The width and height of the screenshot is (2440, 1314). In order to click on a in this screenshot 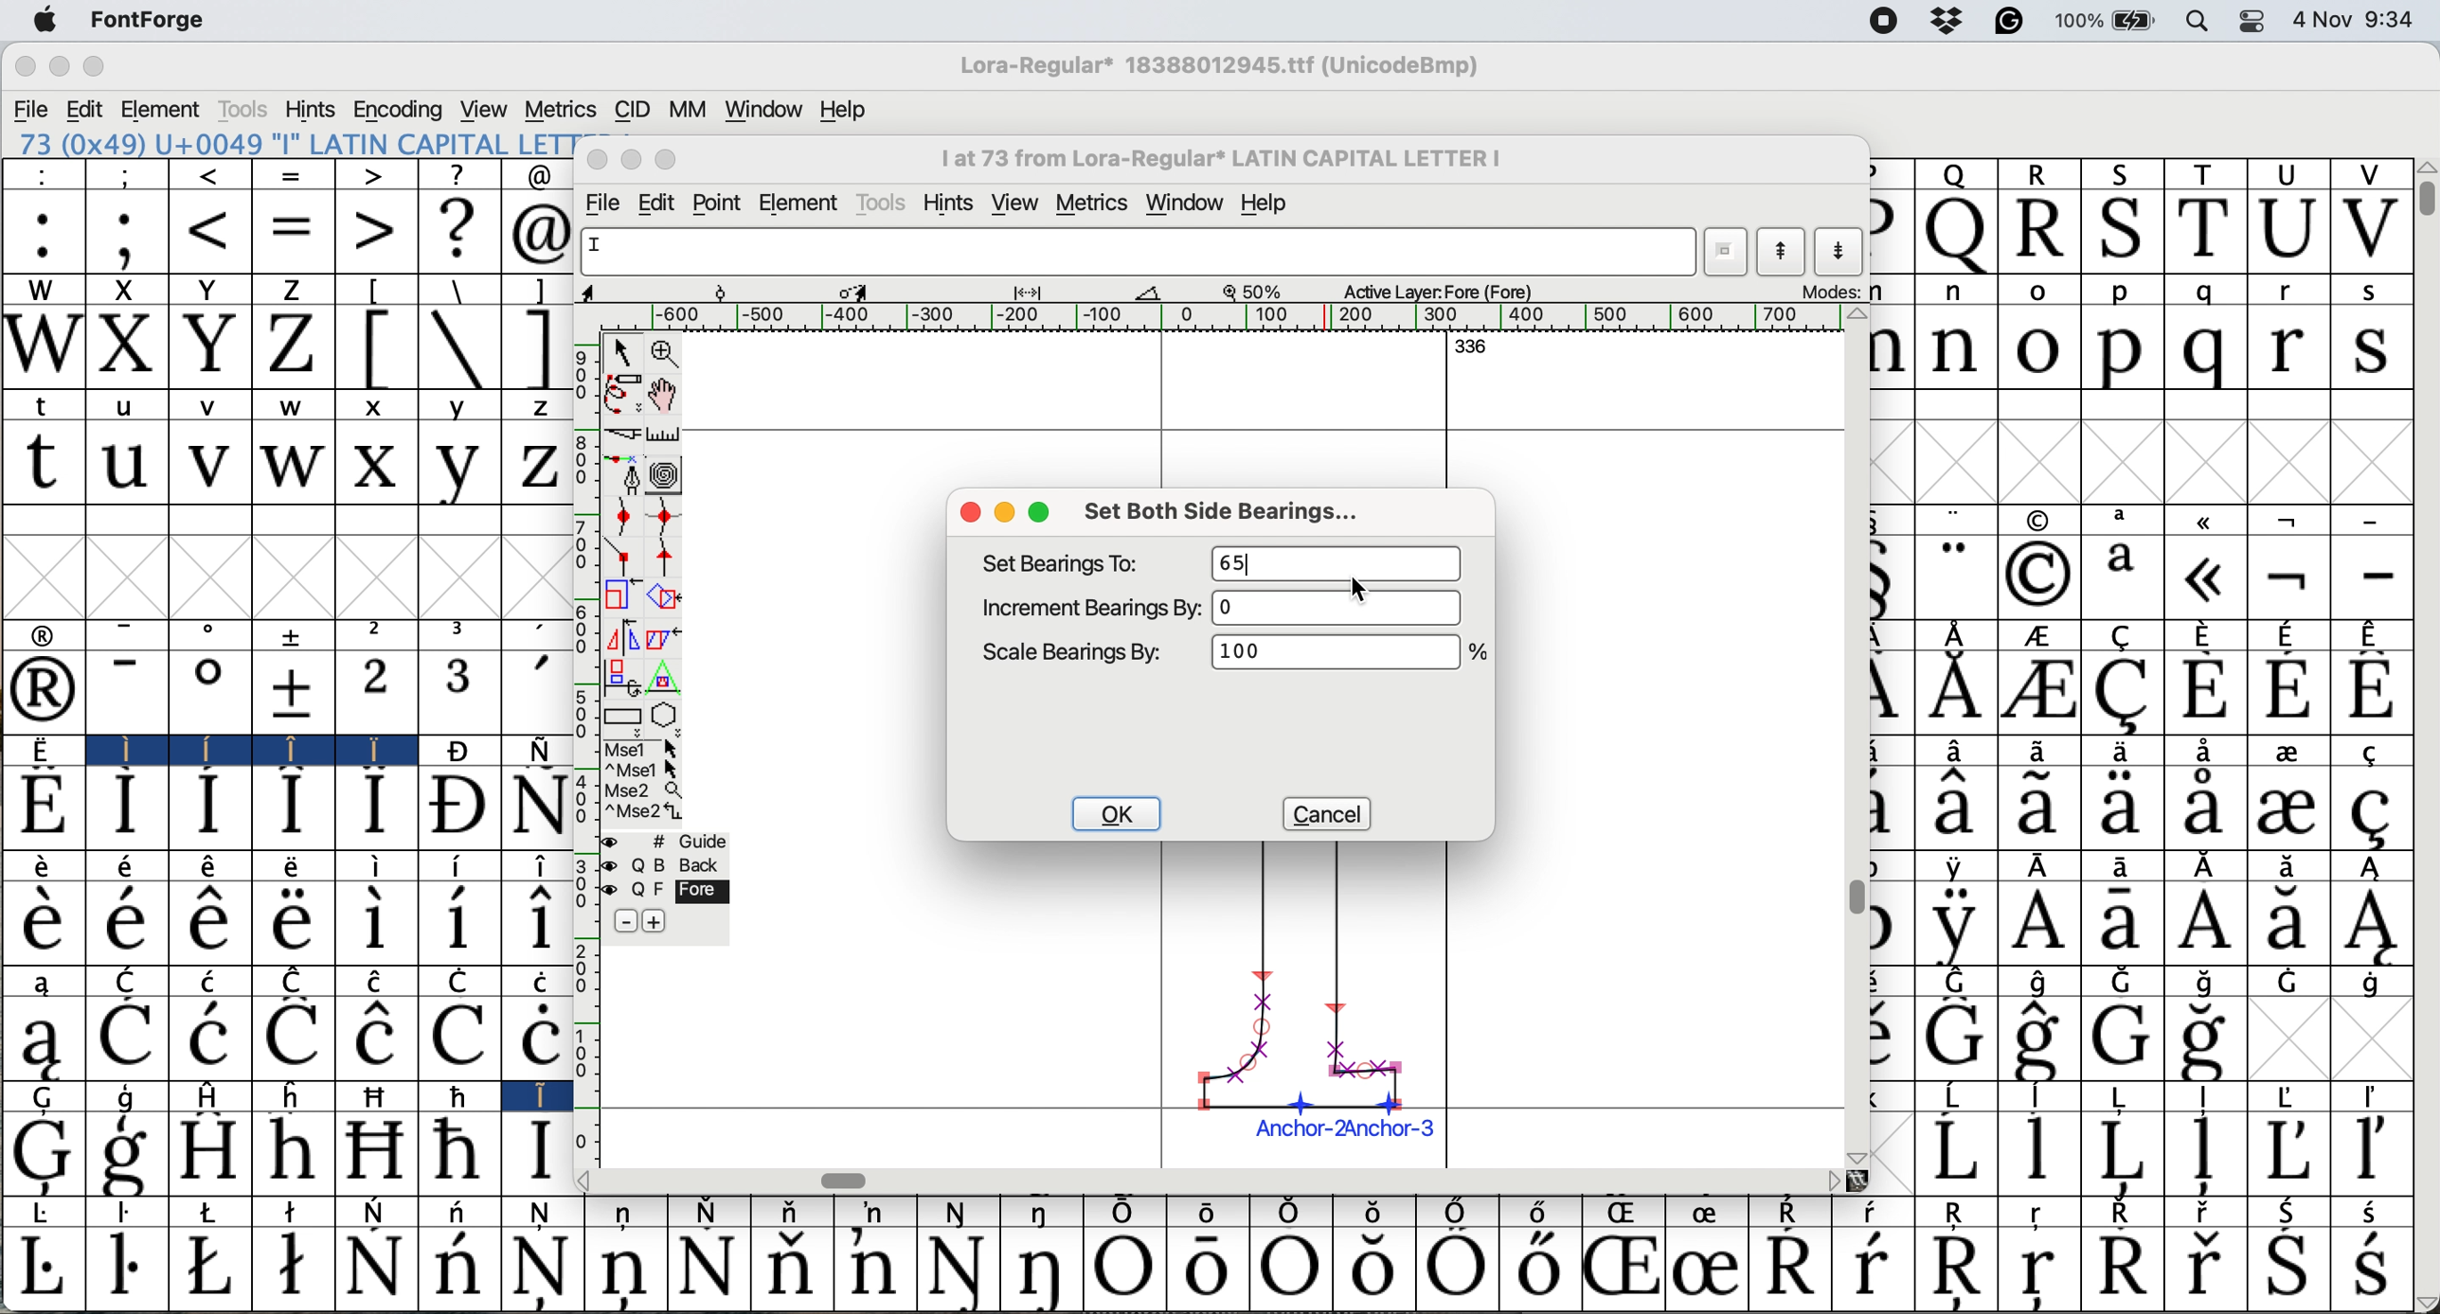, I will do `click(45, 980)`.